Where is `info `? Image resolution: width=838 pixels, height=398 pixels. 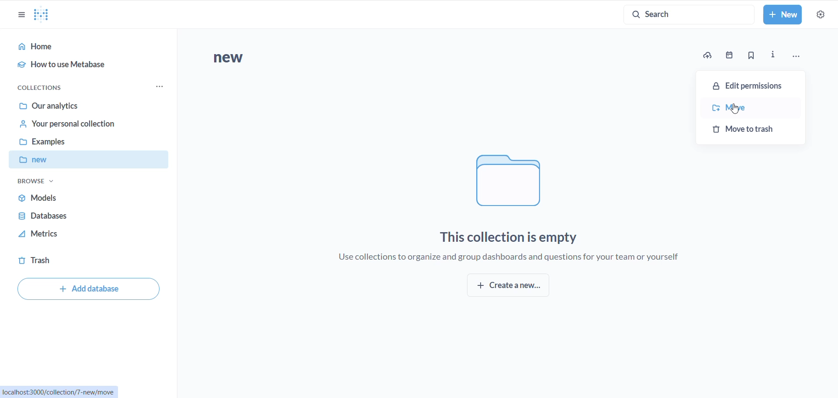 info  is located at coordinates (774, 53).